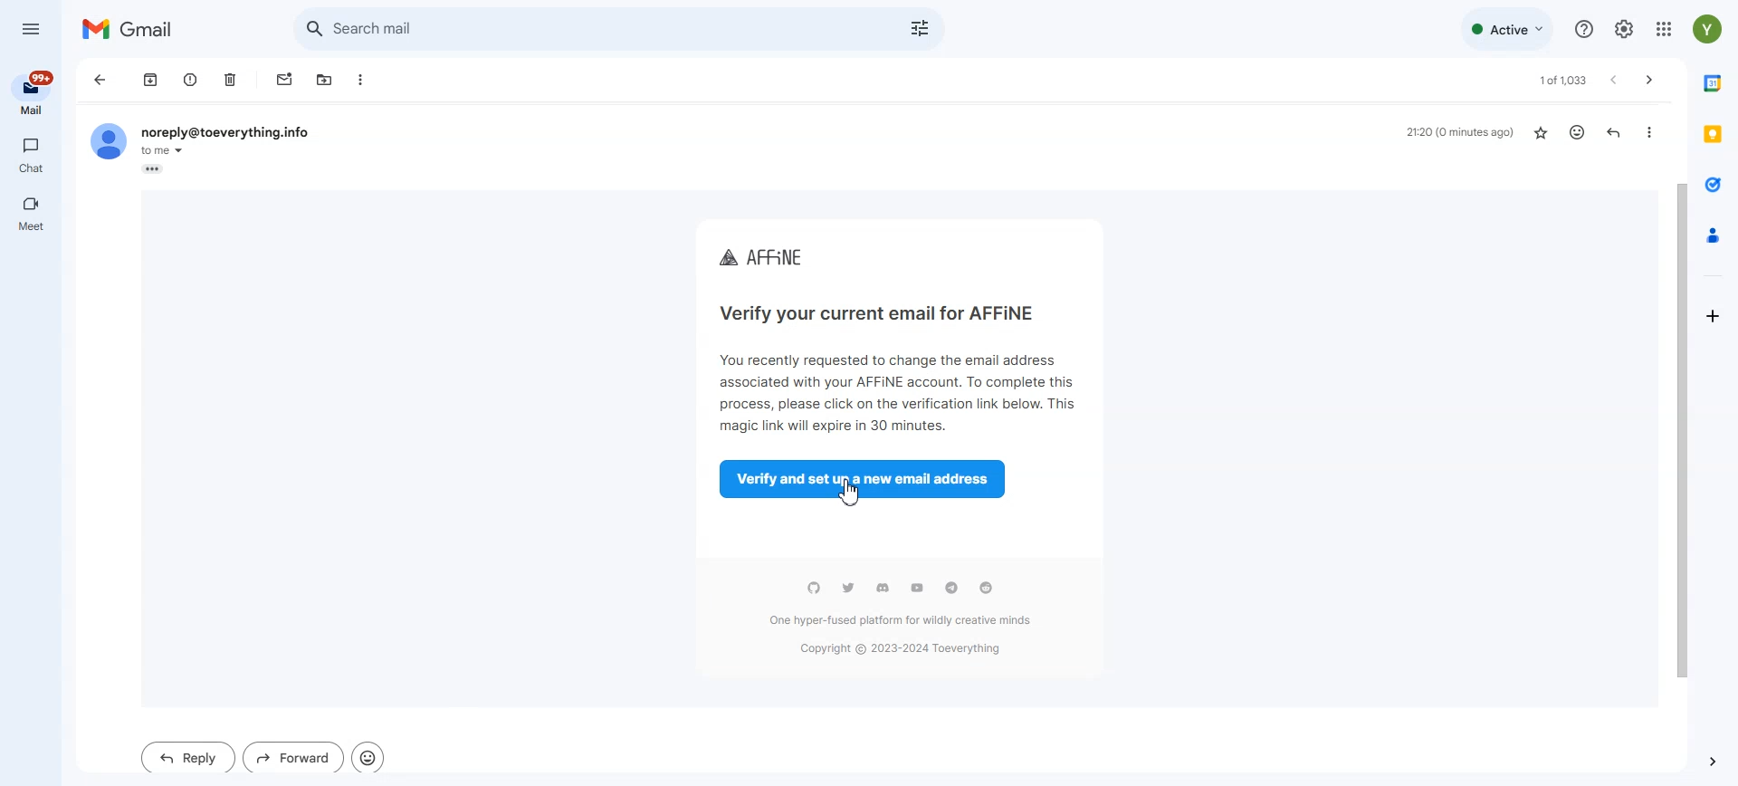 This screenshot has width=1738, height=786. Describe the element at coordinates (367, 757) in the screenshot. I see `Add Reaction` at that location.